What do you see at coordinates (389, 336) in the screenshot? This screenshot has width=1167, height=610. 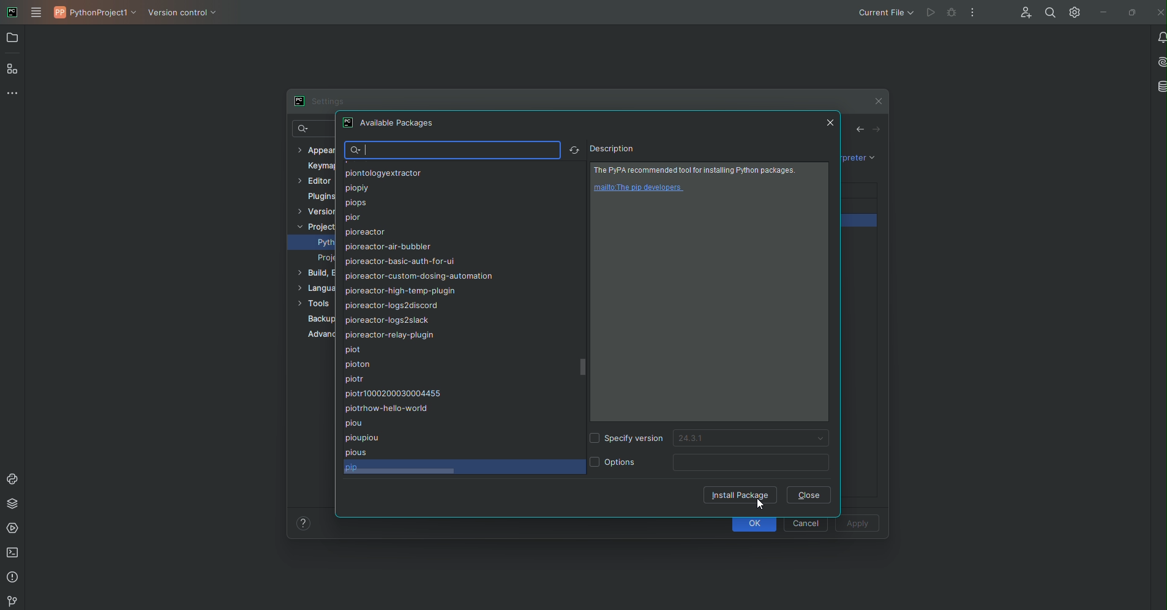 I see `pioreactor-relay-plugin` at bounding box center [389, 336].